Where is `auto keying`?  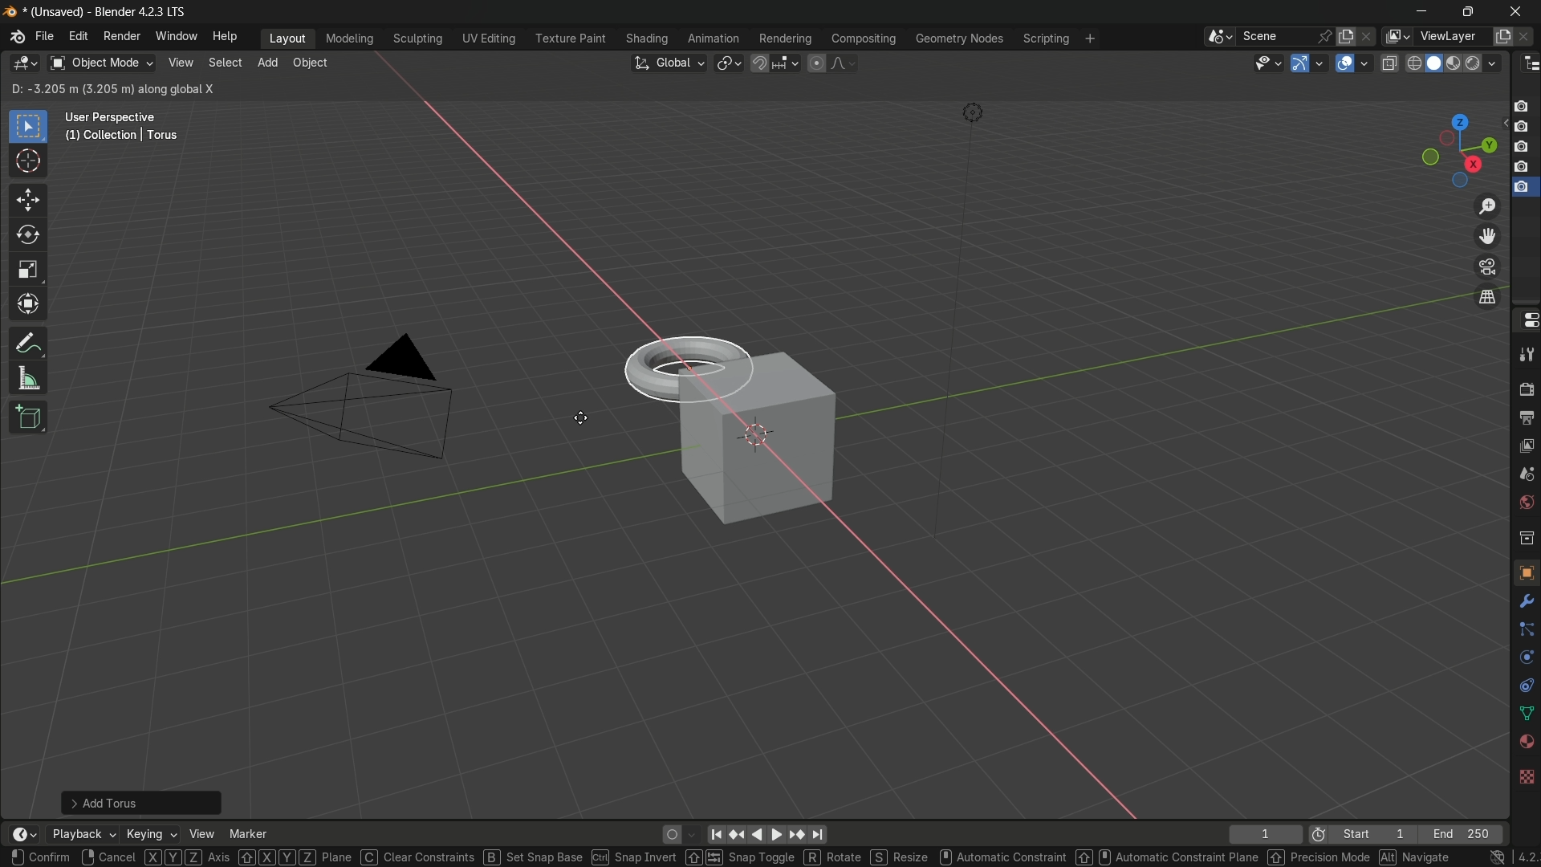
auto keying is located at coordinates (669, 835).